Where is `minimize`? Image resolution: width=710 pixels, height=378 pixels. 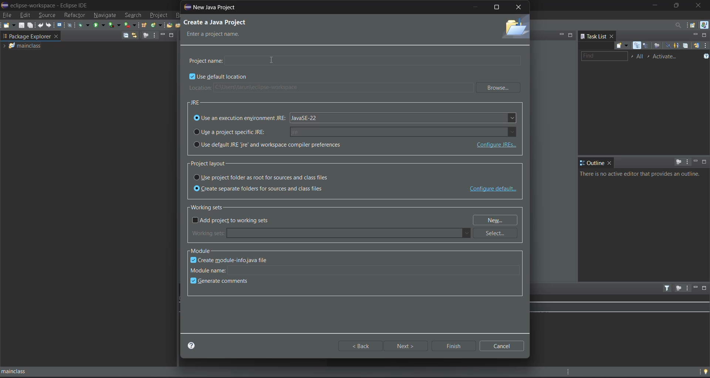 minimize is located at coordinates (561, 34).